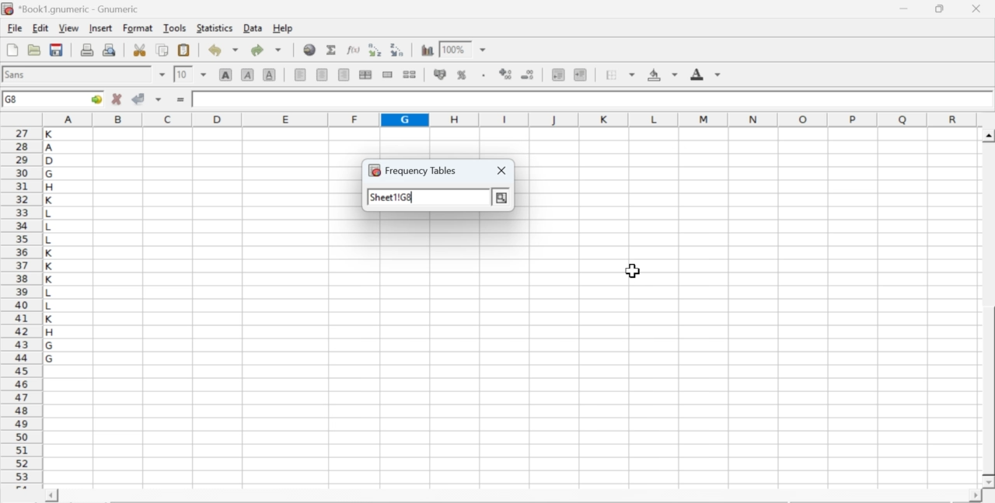  What do you see at coordinates (440, 74) in the screenshot?
I see `format selection as accounting` at bounding box center [440, 74].